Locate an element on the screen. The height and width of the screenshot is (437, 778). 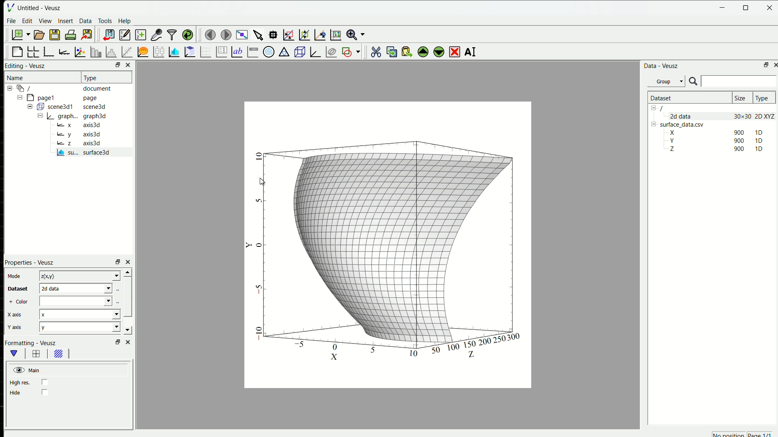
y is located at coordinates (74, 327).